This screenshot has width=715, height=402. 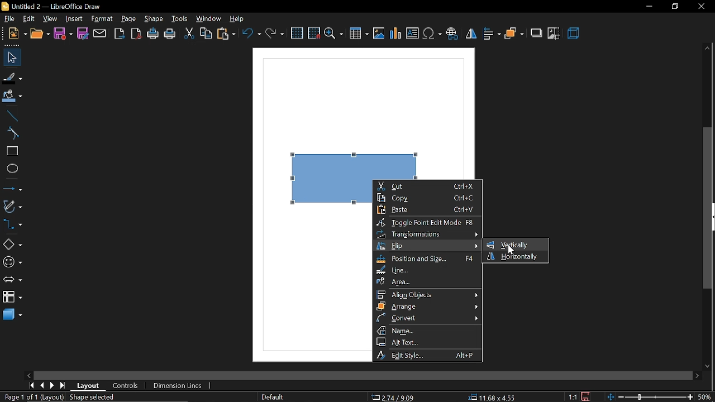 What do you see at coordinates (702, 7) in the screenshot?
I see `close` at bounding box center [702, 7].